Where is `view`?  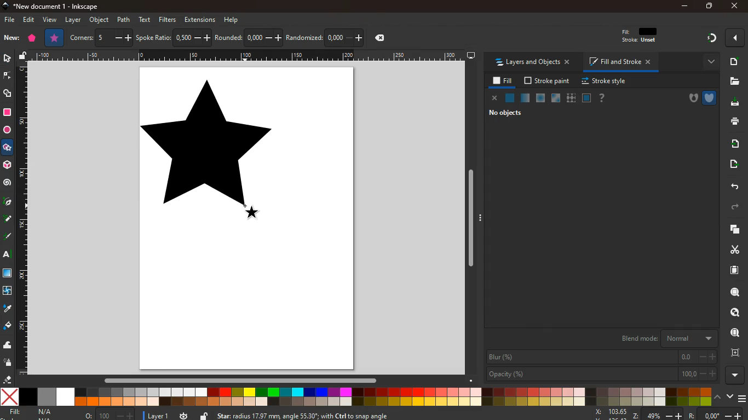 view is located at coordinates (51, 20).